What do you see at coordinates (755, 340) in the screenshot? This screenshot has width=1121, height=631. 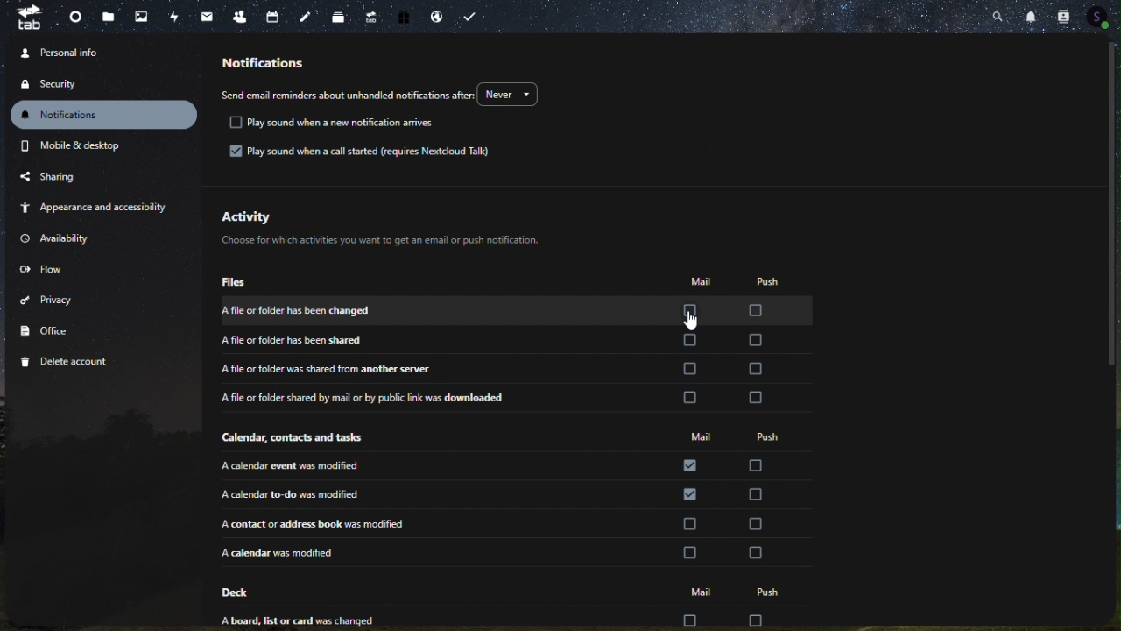 I see `check box` at bounding box center [755, 340].